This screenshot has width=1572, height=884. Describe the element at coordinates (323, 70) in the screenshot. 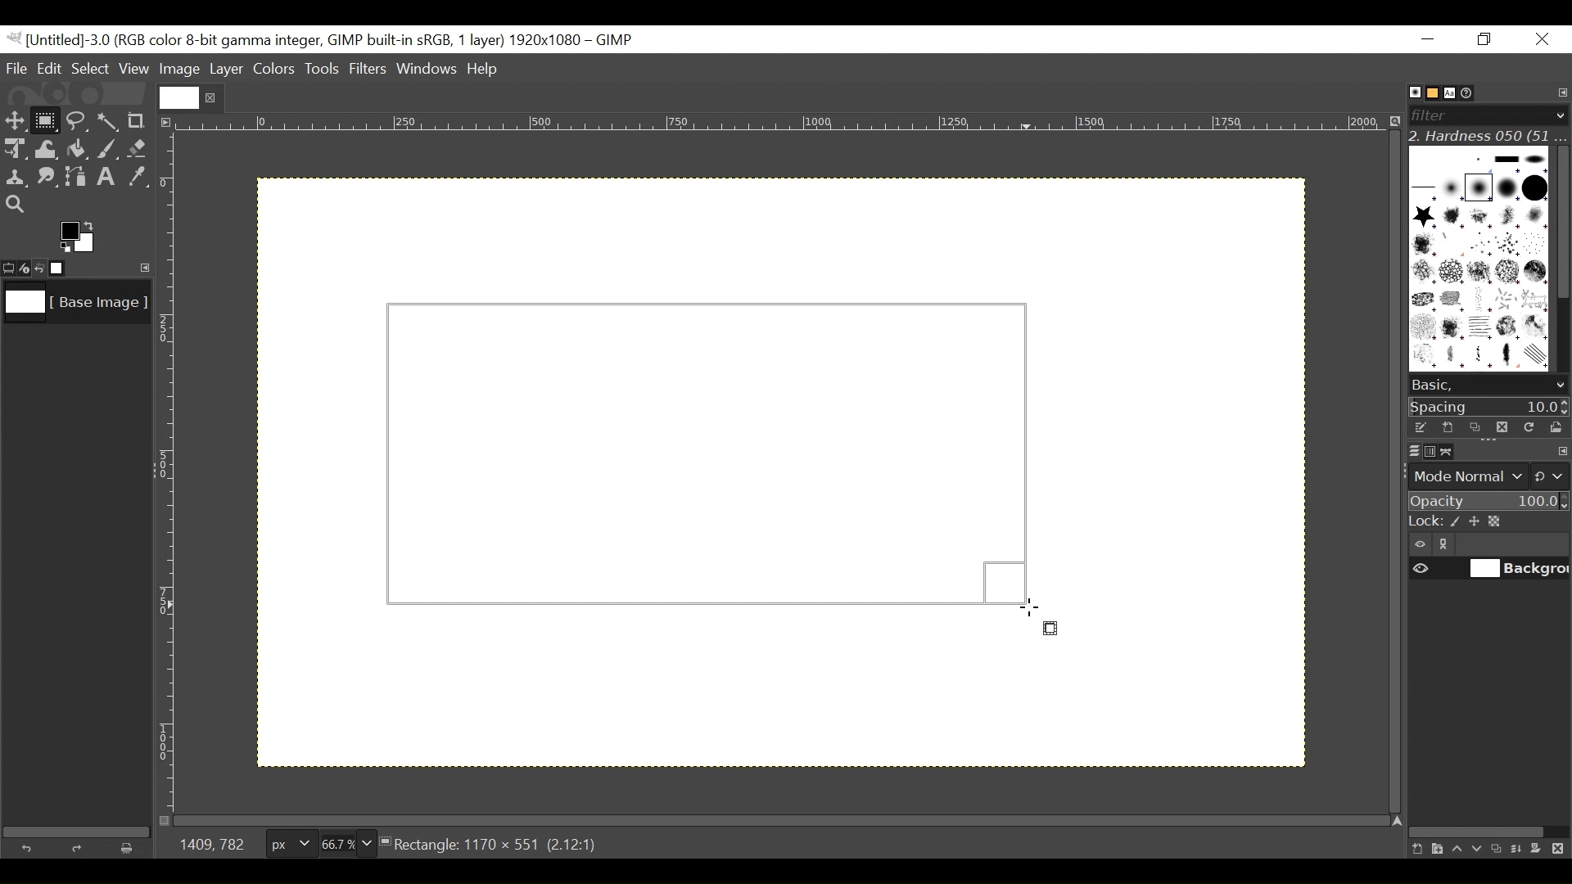

I see `Tools` at that location.